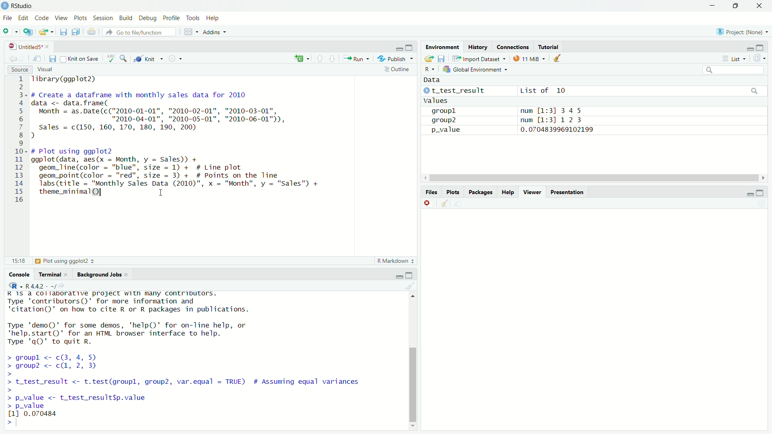 The height and width of the screenshot is (434, 772). Describe the element at coordinates (452, 192) in the screenshot. I see `les Plots` at that location.